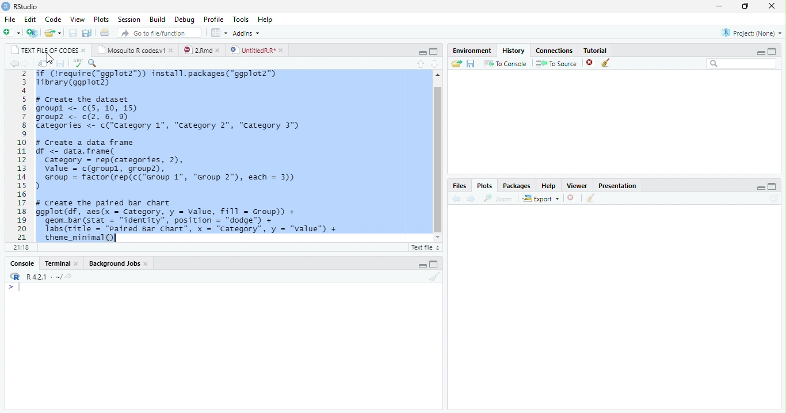  I want to click on file, so click(9, 18).